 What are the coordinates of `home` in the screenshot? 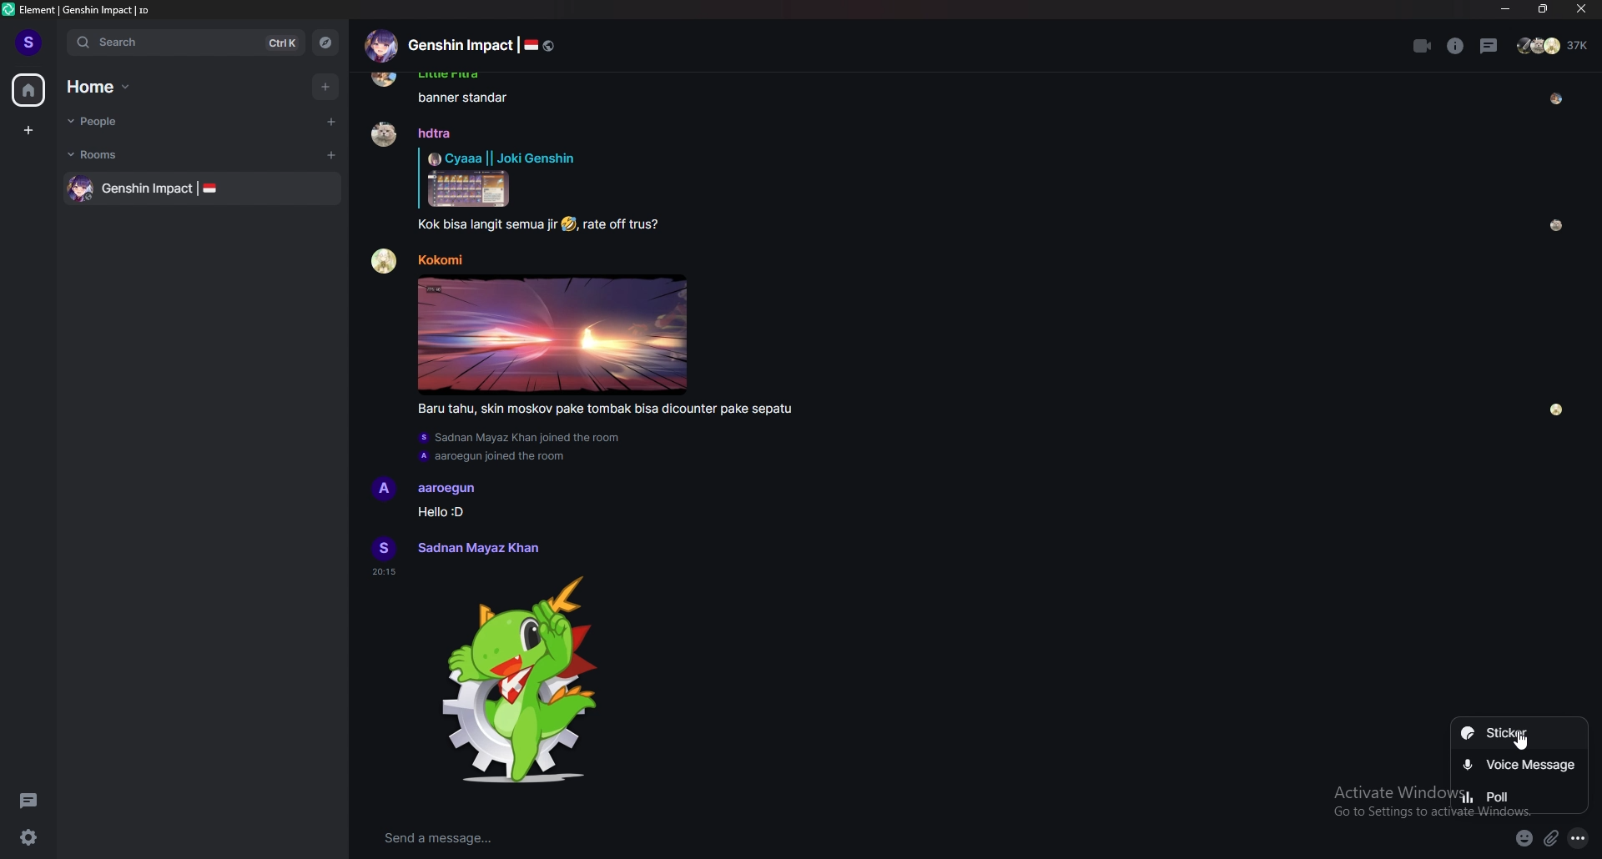 It's located at (28, 91).